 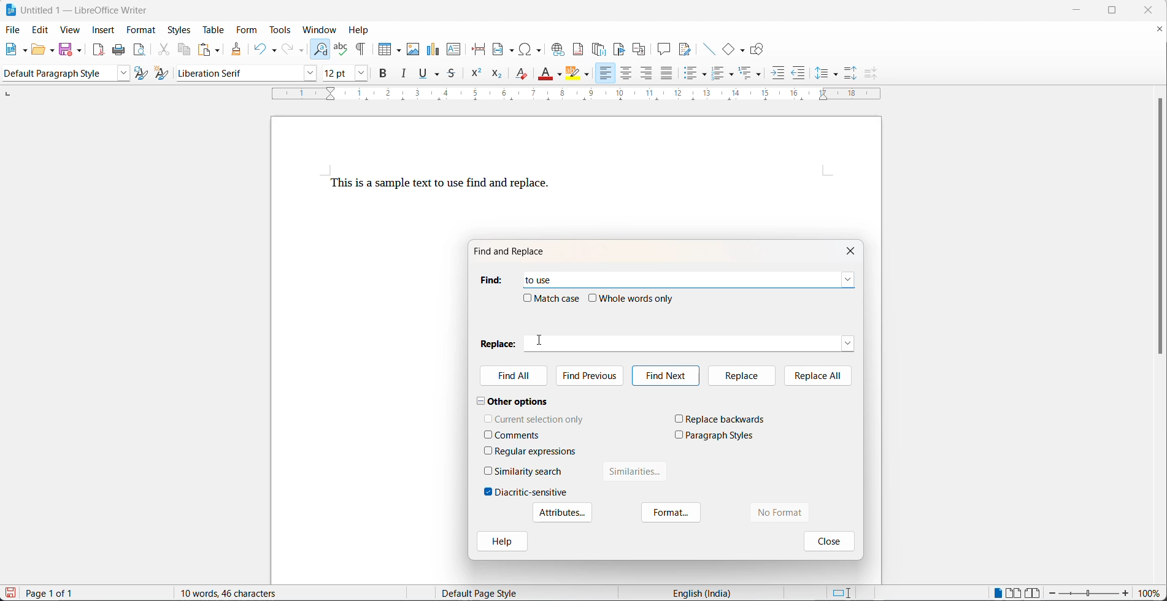 What do you see at coordinates (13, 29) in the screenshot?
I see `file` at bounding box center [13, 29].